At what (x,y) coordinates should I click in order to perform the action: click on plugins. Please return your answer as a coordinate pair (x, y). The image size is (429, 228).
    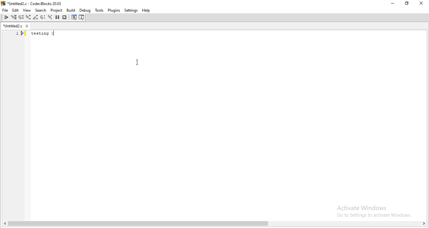
    Looking at the image, I should click on (114, 10).